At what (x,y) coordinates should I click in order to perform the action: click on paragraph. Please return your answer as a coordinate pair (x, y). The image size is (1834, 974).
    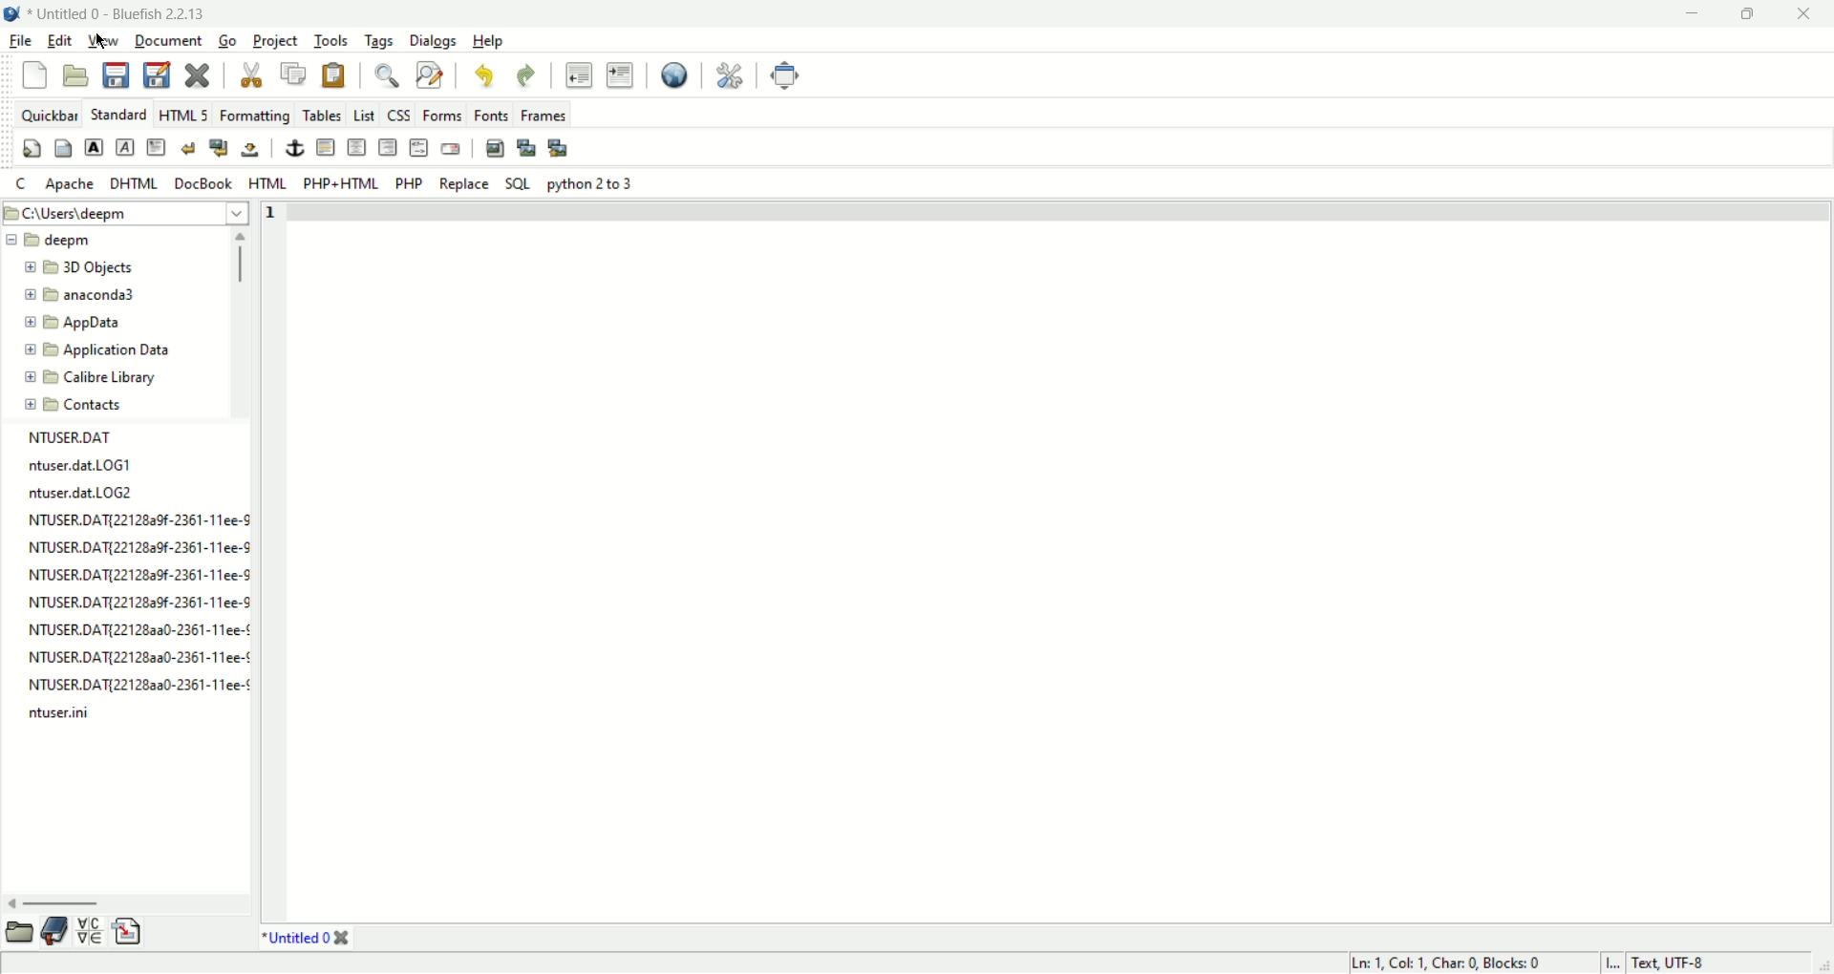
    Looking at the image, I should click on (157, 147).